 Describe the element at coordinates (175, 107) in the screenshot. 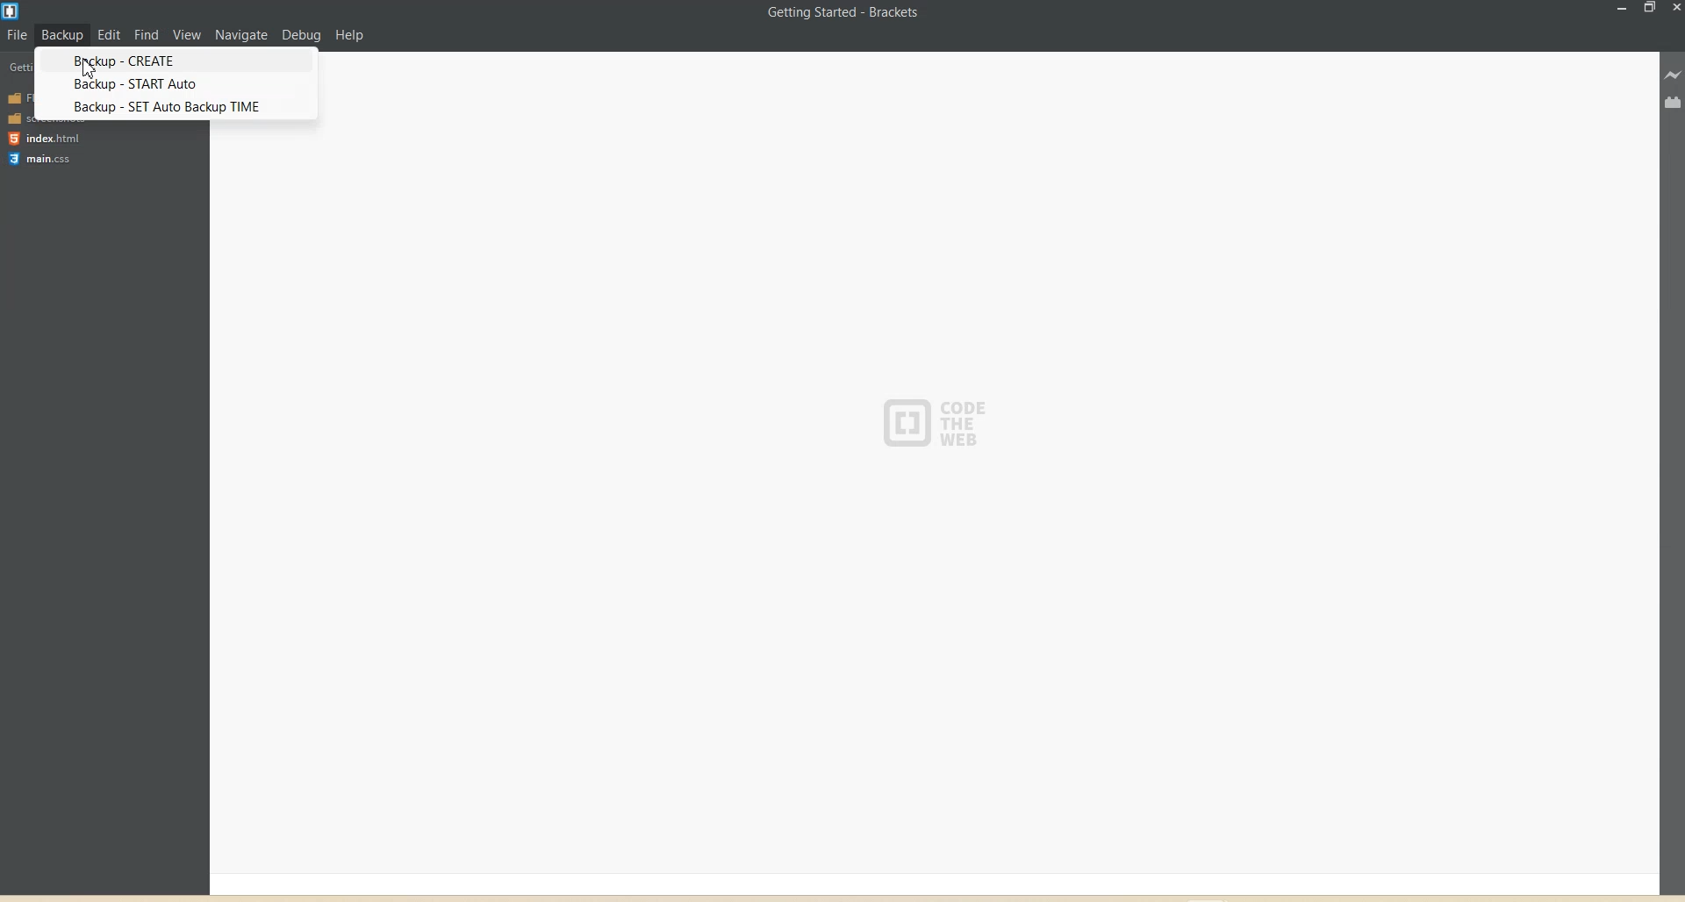

I see `BACKUP - SET auto Backup TIME` at that location.